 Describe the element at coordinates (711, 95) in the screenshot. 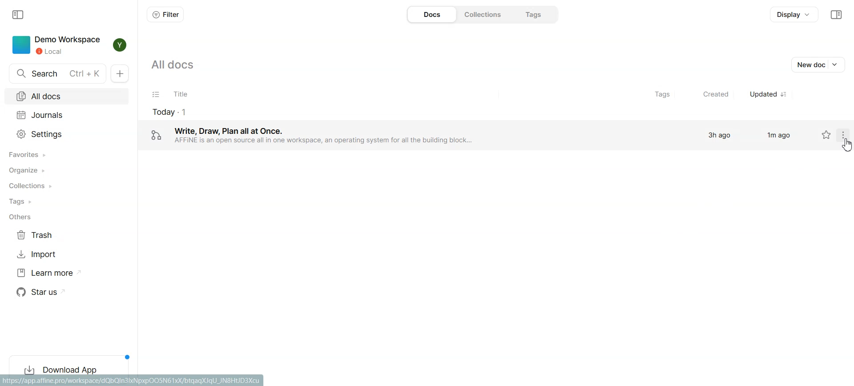

I see `Created` at that location.